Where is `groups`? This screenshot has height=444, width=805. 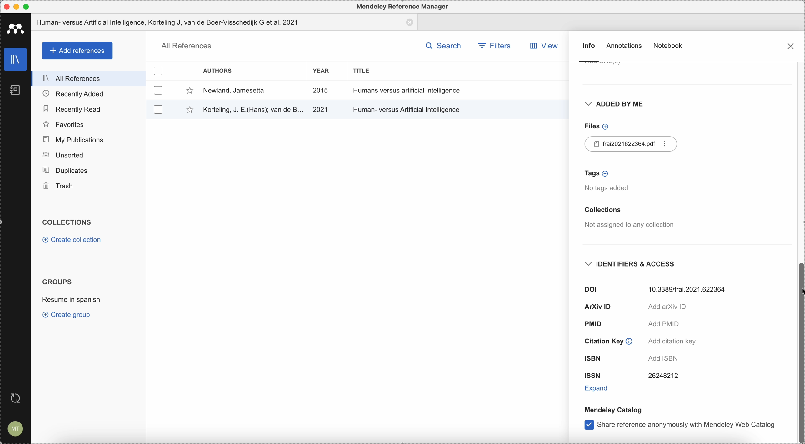 groups is located at coordinates (57, 282).